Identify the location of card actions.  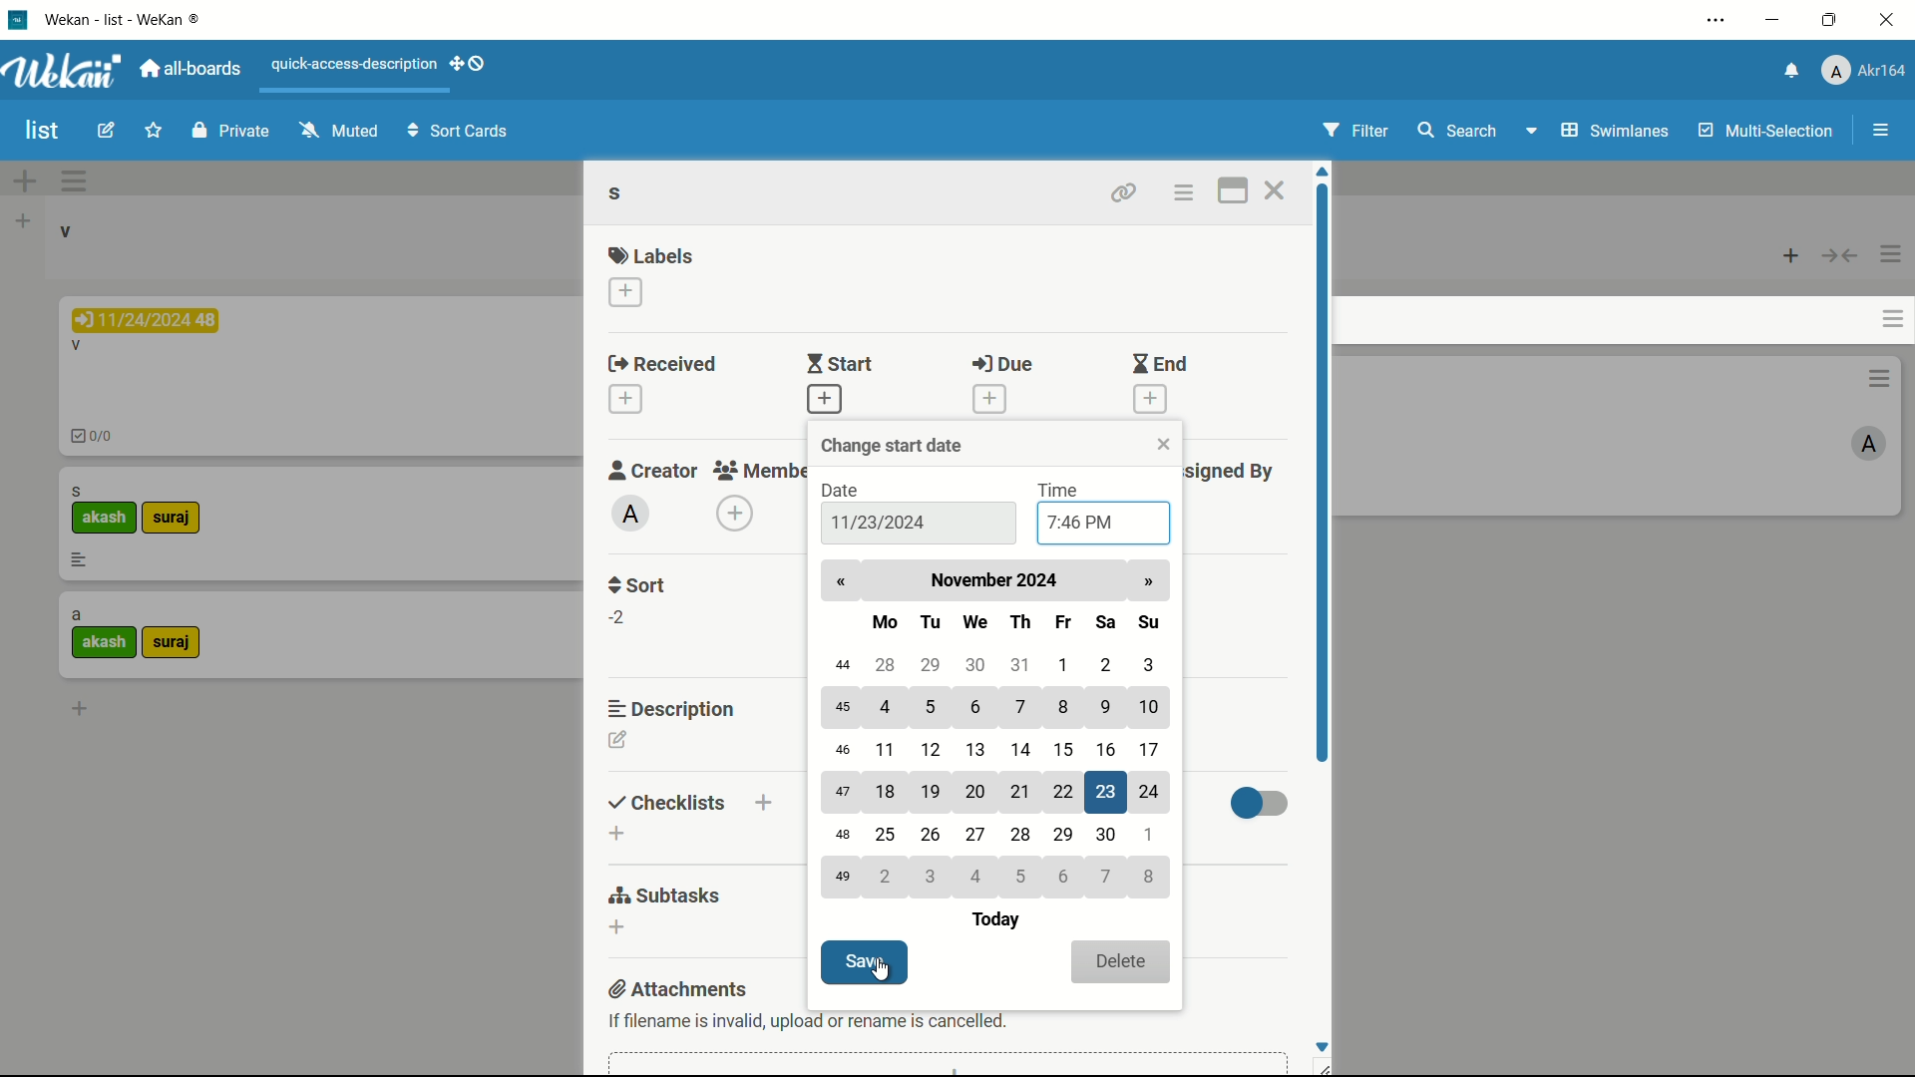
(1184, 195).